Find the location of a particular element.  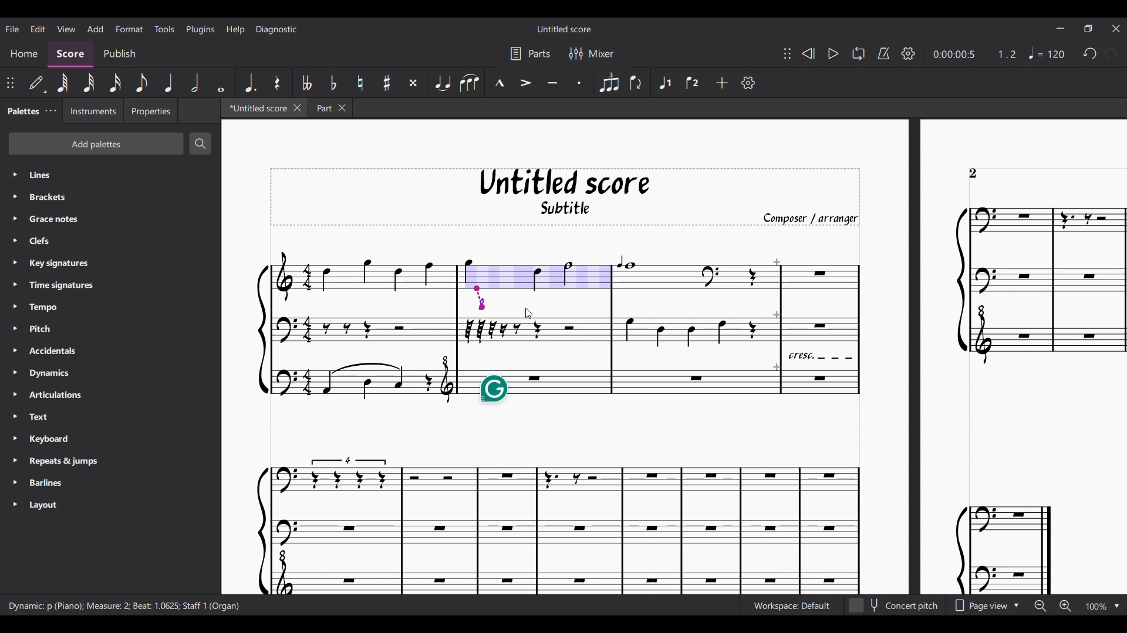

Default is located at coordinates (37, 83).